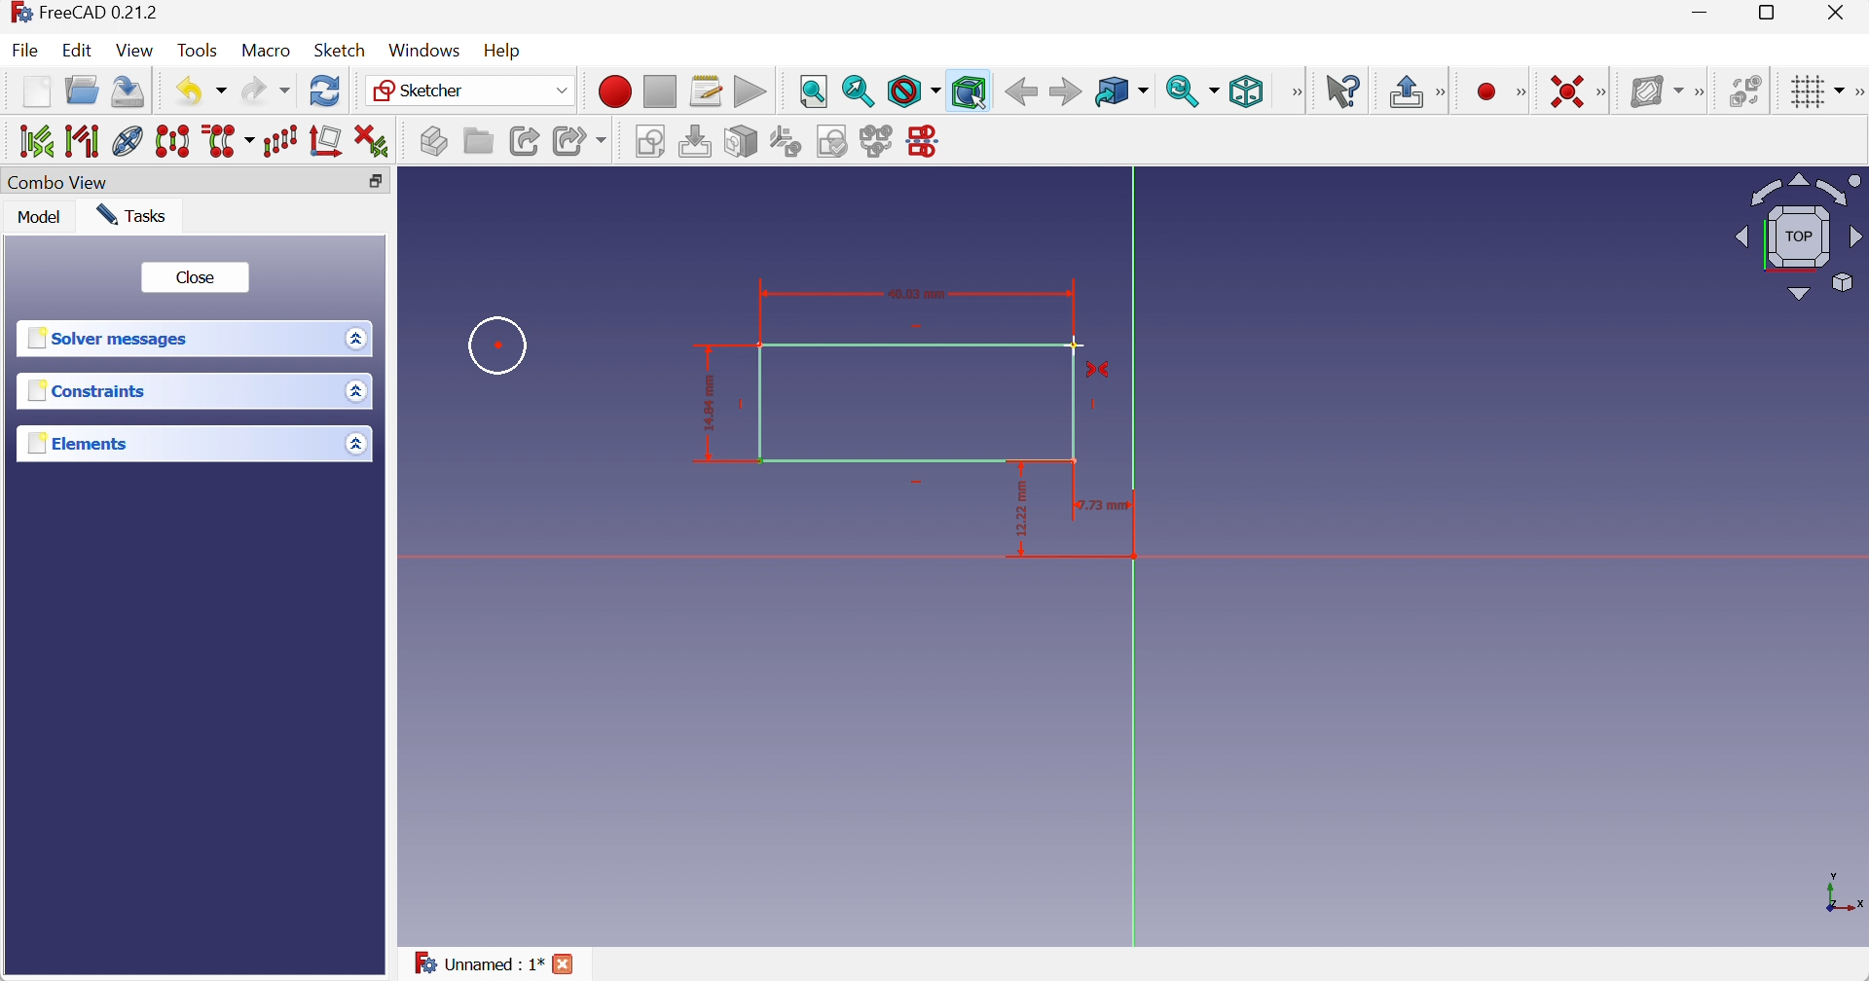 This screenshot has width=1869, height=981. I want to click on Elements, so click(85, 442).